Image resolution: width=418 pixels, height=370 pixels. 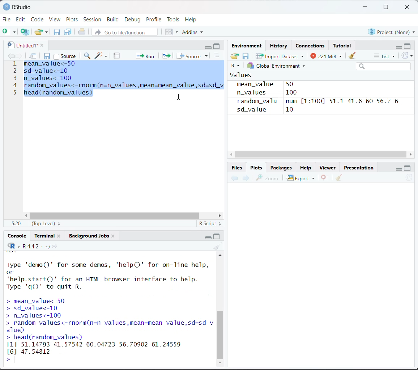 I want to click on load workspace, so click(x=236, y=57).